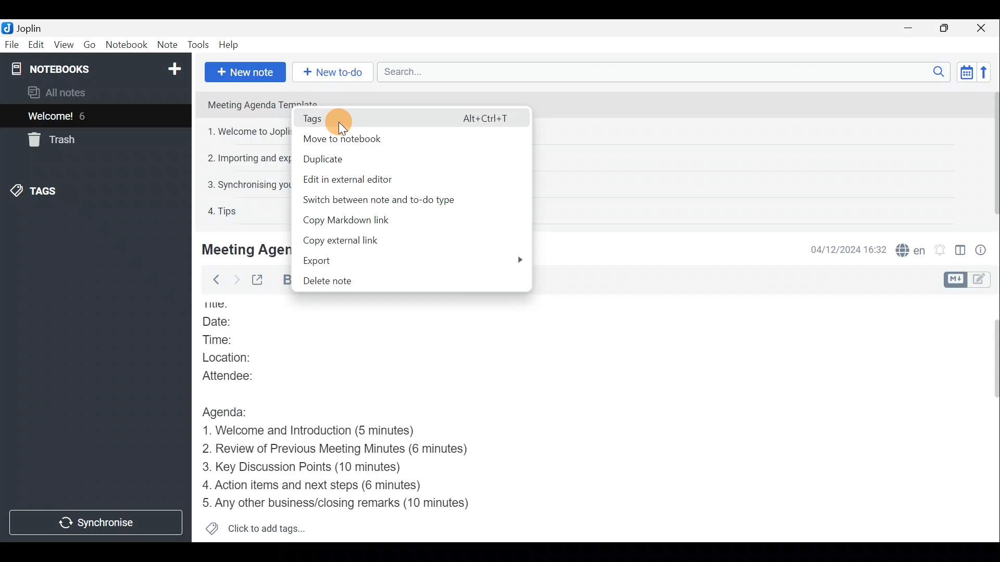 This screenshot has height=562, width=1000. What do you see at coordinates (36, 46) in the screenshot?
I see `Edit` at bounding box center [36, 46].